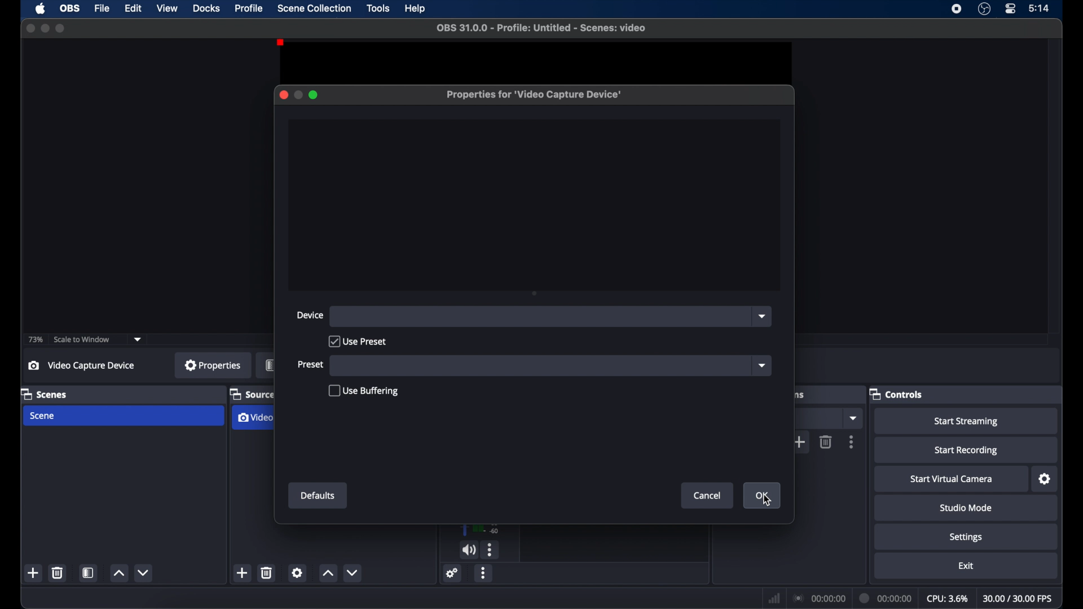  Describe the element at coordinates (33, 573) in the screenshot. I see `add` at that location.